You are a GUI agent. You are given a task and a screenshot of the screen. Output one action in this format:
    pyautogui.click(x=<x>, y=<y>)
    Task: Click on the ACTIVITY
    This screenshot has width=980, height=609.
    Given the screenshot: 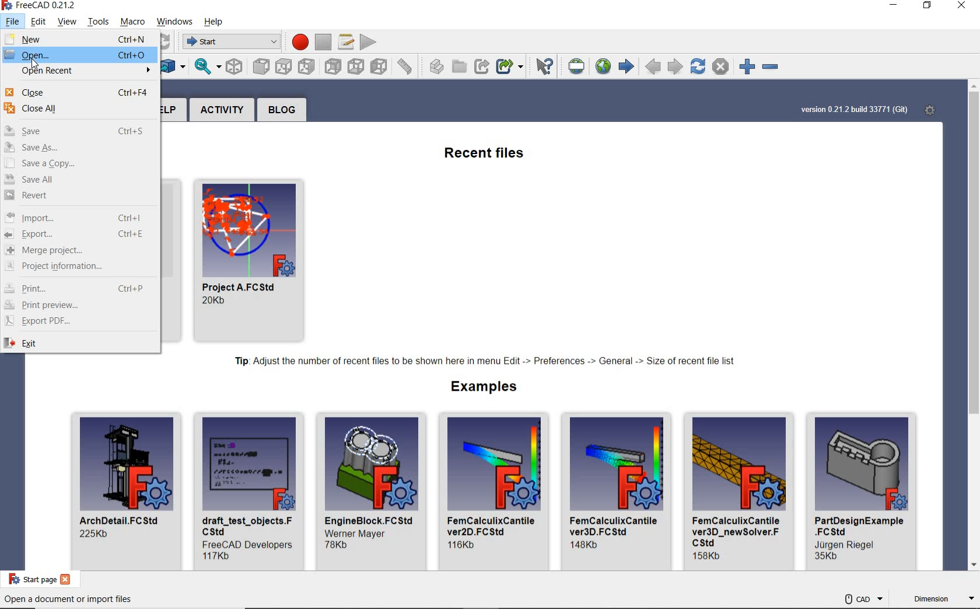 What is the action you would take?
    pyautogui.click(x=222, y=110)
    